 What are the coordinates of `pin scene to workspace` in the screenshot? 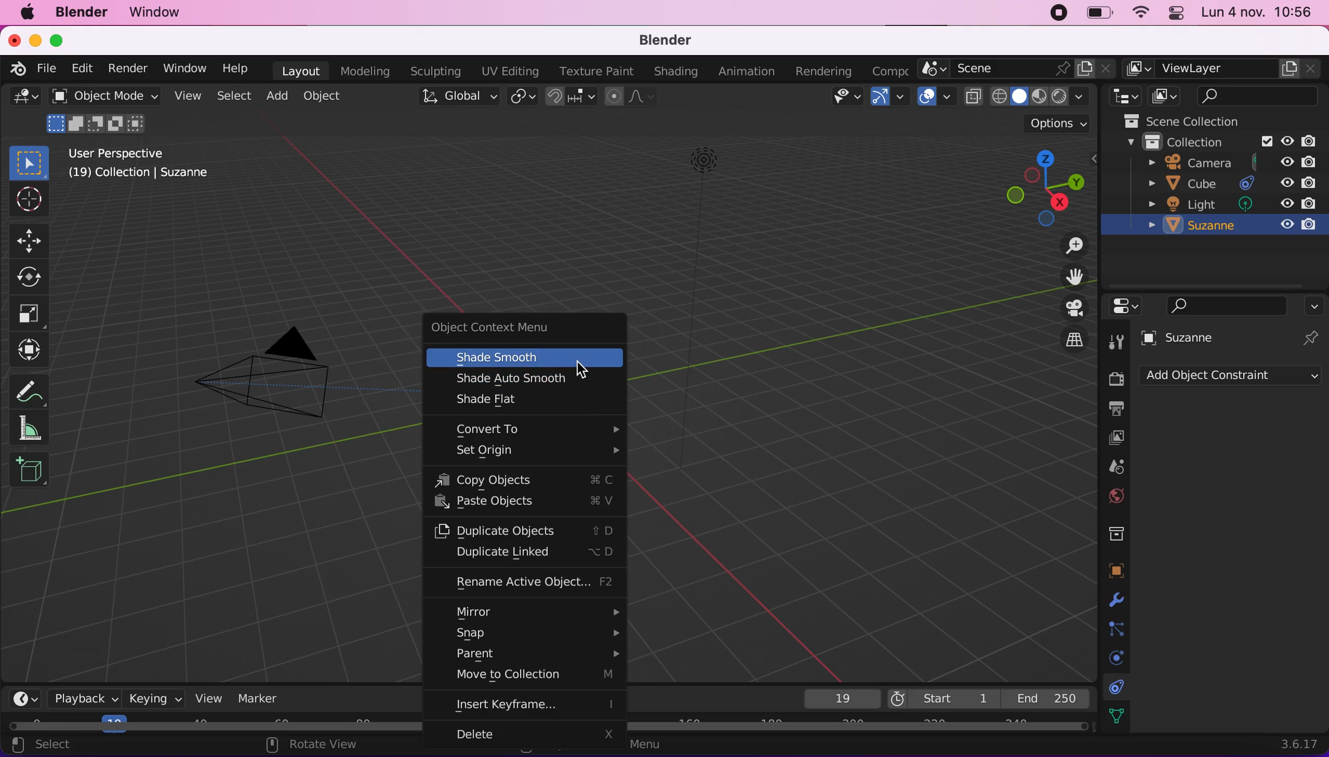 It's located at (1064, 71).